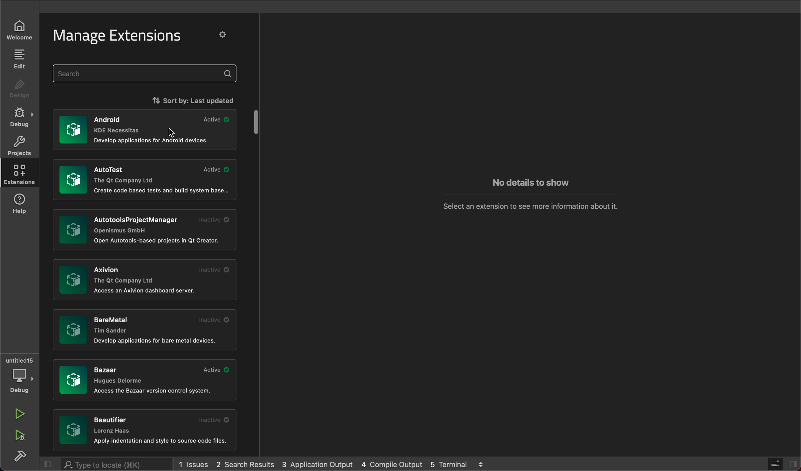  Describe the element at coordinates (144, 181) in the screenshot. I see `extensions list` at that location.